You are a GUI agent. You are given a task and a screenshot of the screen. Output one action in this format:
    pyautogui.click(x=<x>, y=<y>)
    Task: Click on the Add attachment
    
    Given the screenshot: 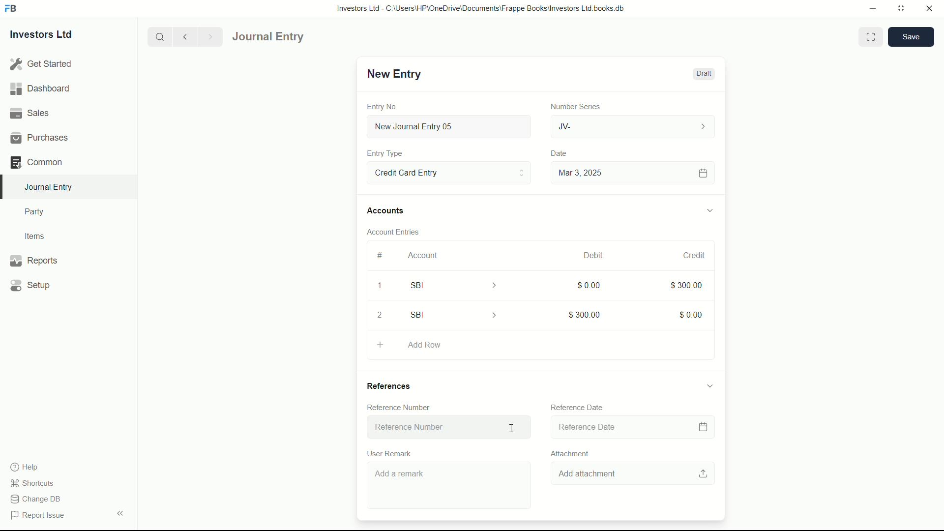 What is the action you would take?
    pyautogui.click(x=634, y=474)
    